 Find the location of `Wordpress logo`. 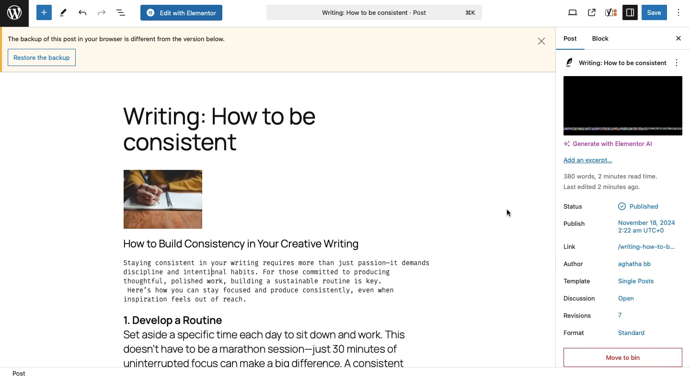

Wordpress logo is located at coordinates (13, 11).